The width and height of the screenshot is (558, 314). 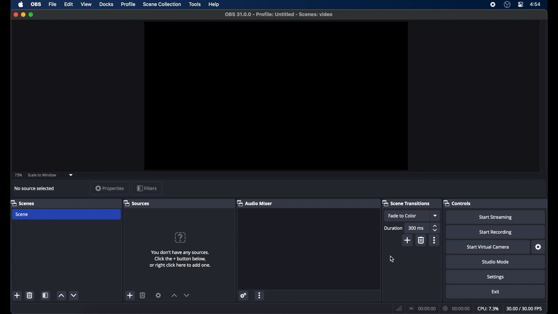 I want to click on decrement, so click(x=187, y=295).